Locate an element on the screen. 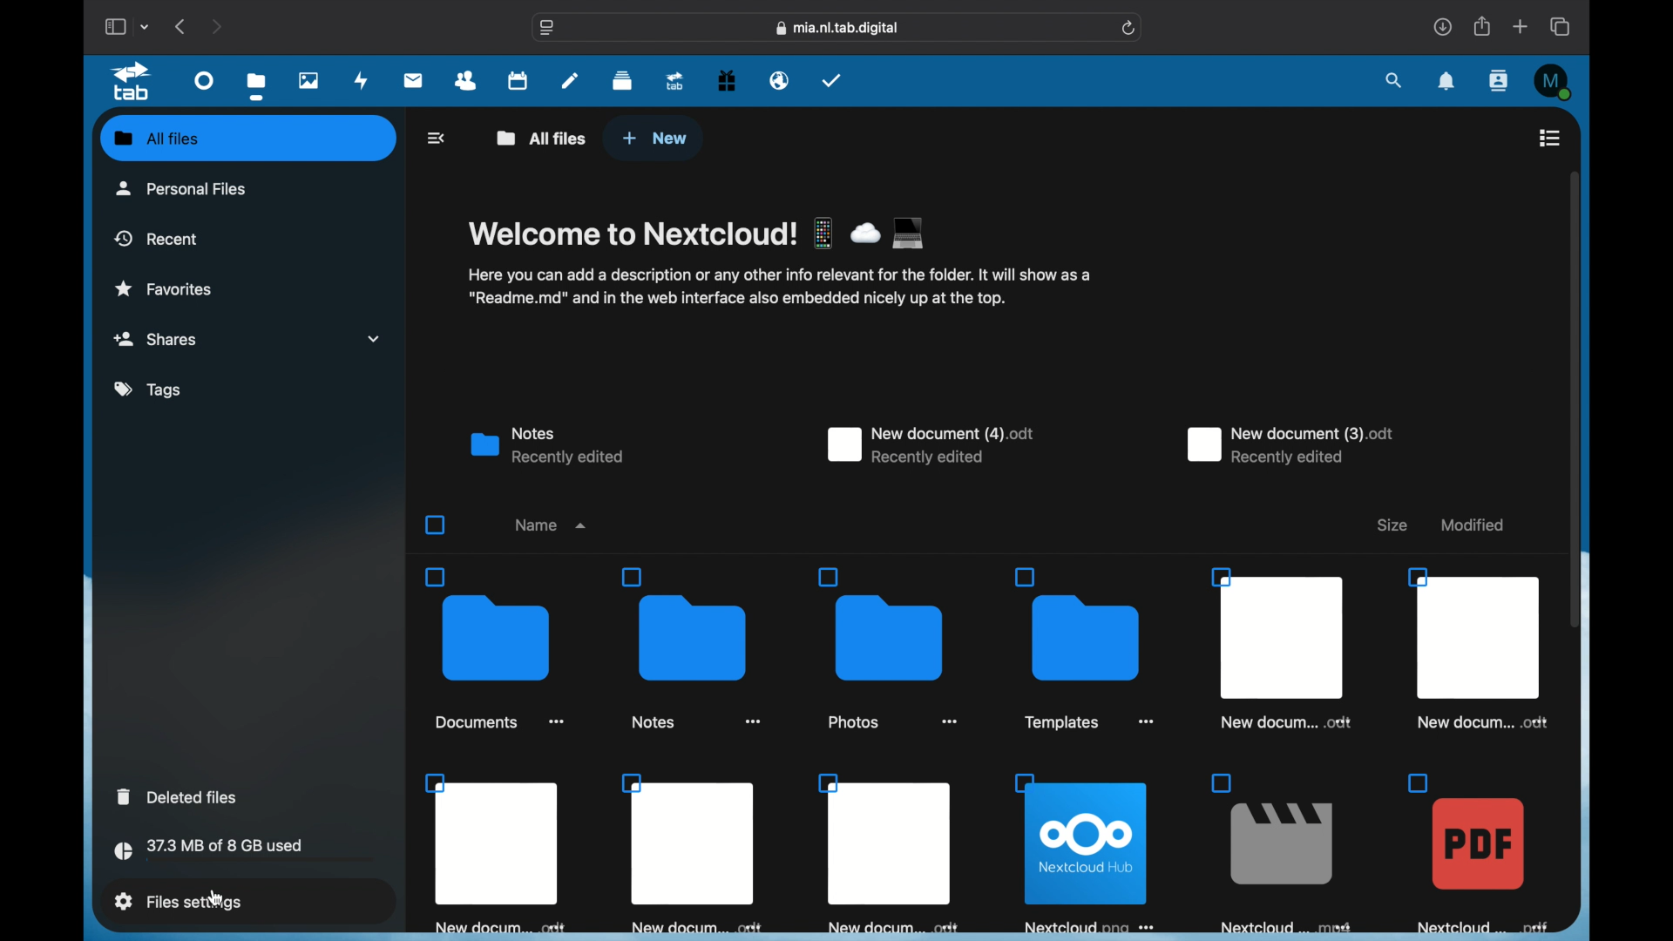  favorites is located at coordinates (164, 289).